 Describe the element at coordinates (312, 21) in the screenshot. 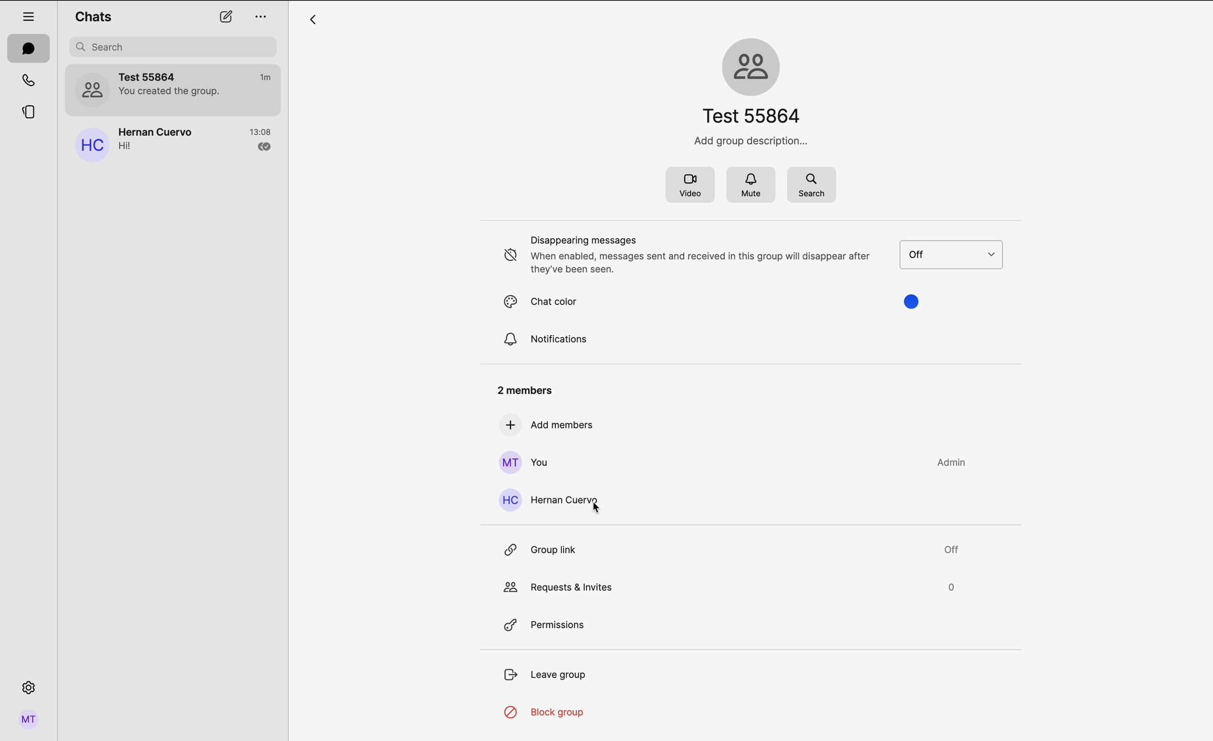

I see `arrow` at that location.